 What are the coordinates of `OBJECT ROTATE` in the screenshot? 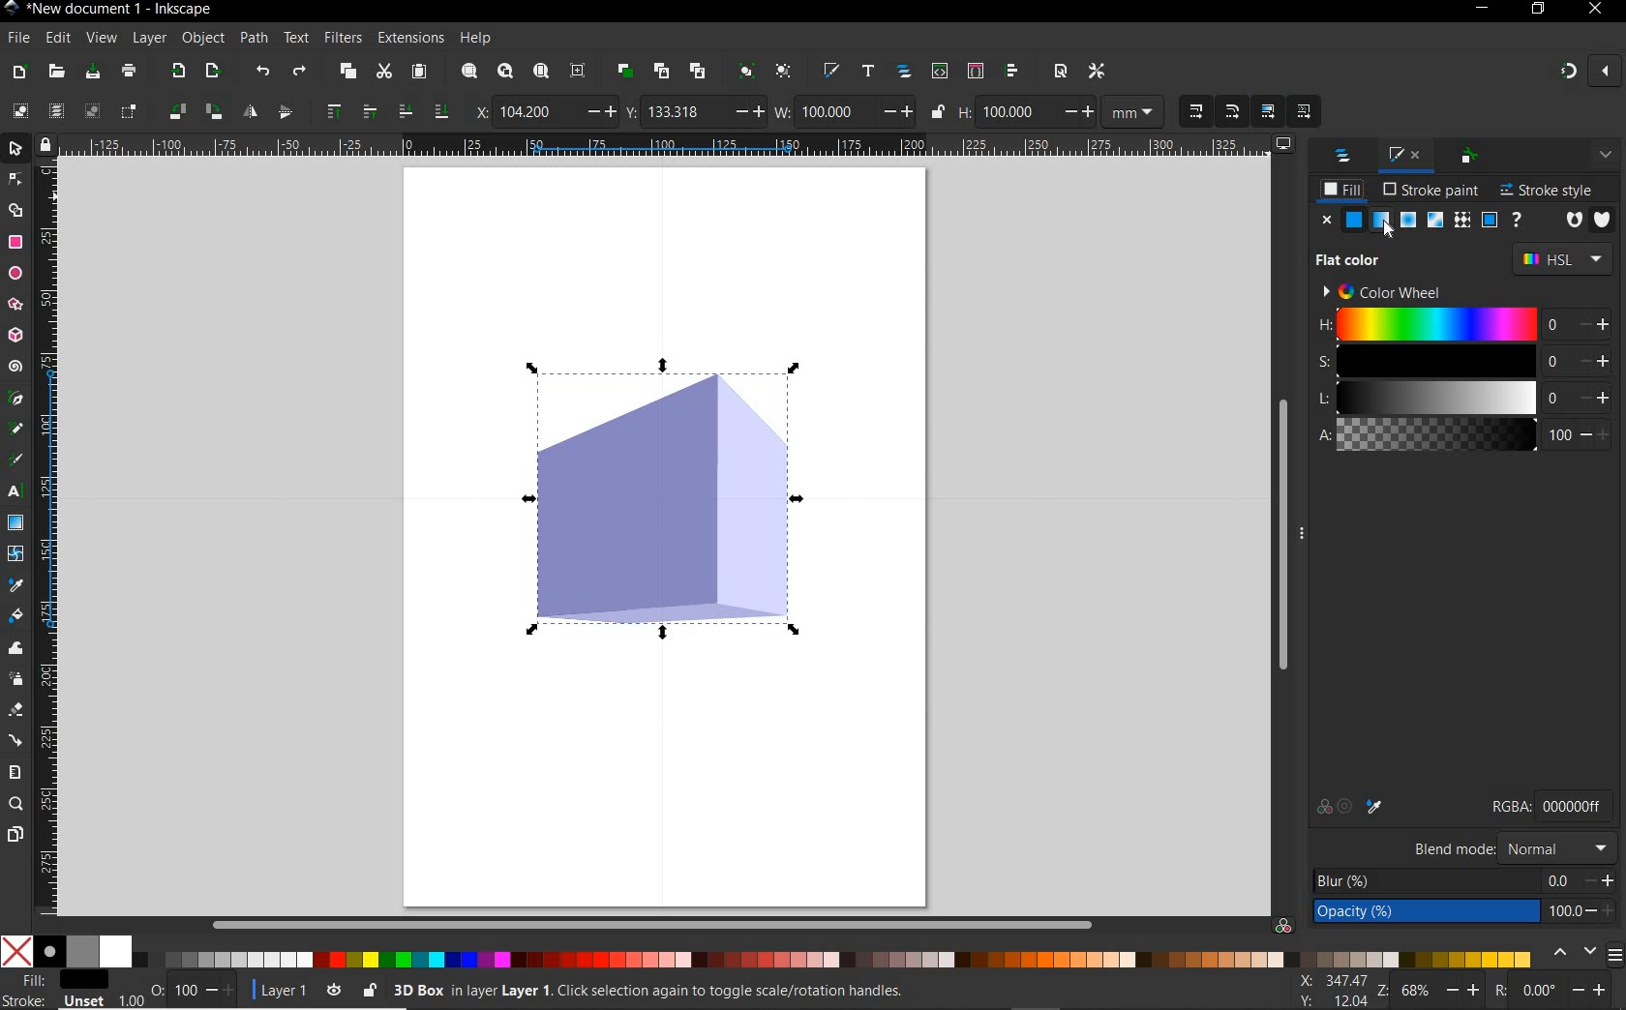 It's located at (175, 109).